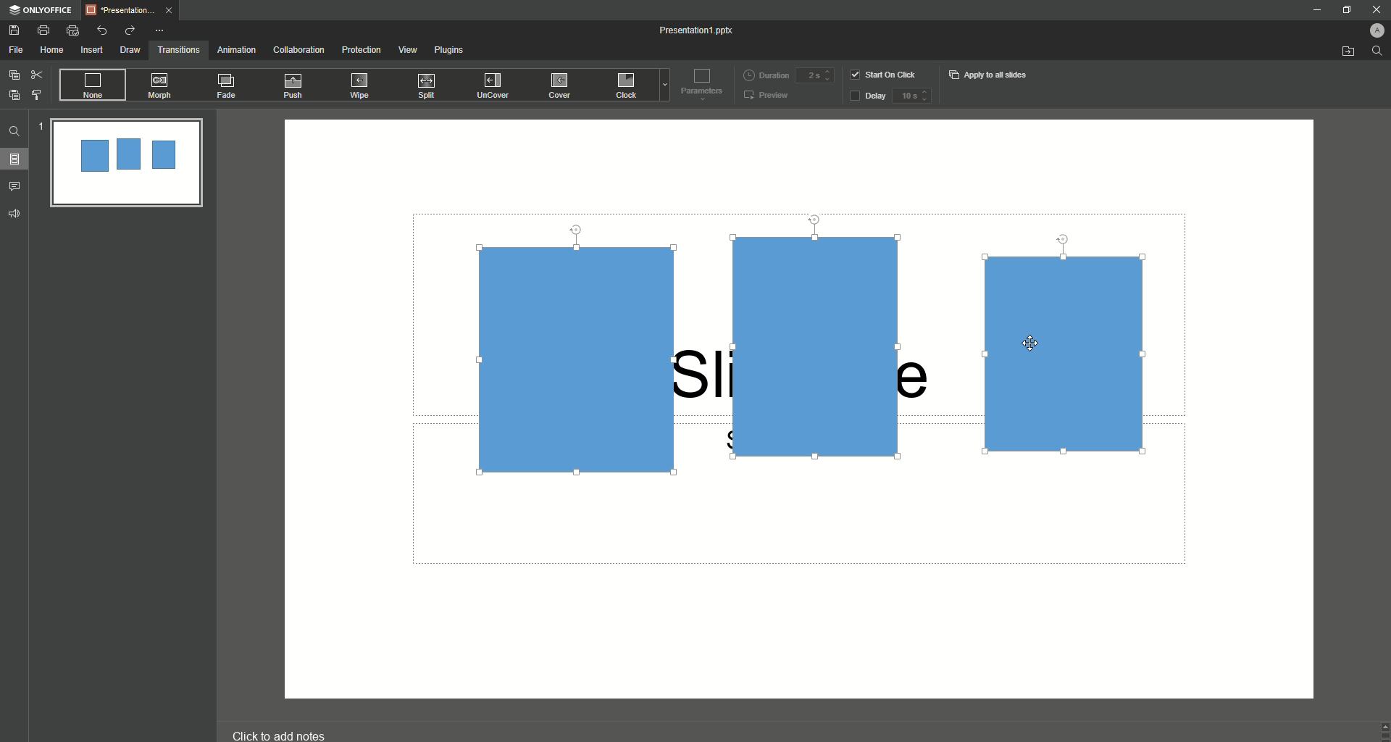 Image resolution: width=1391 pixels, height=742 pixels. Describe the element at coordinates (814, 76) in the screenshot. I see `duration input` at that location.